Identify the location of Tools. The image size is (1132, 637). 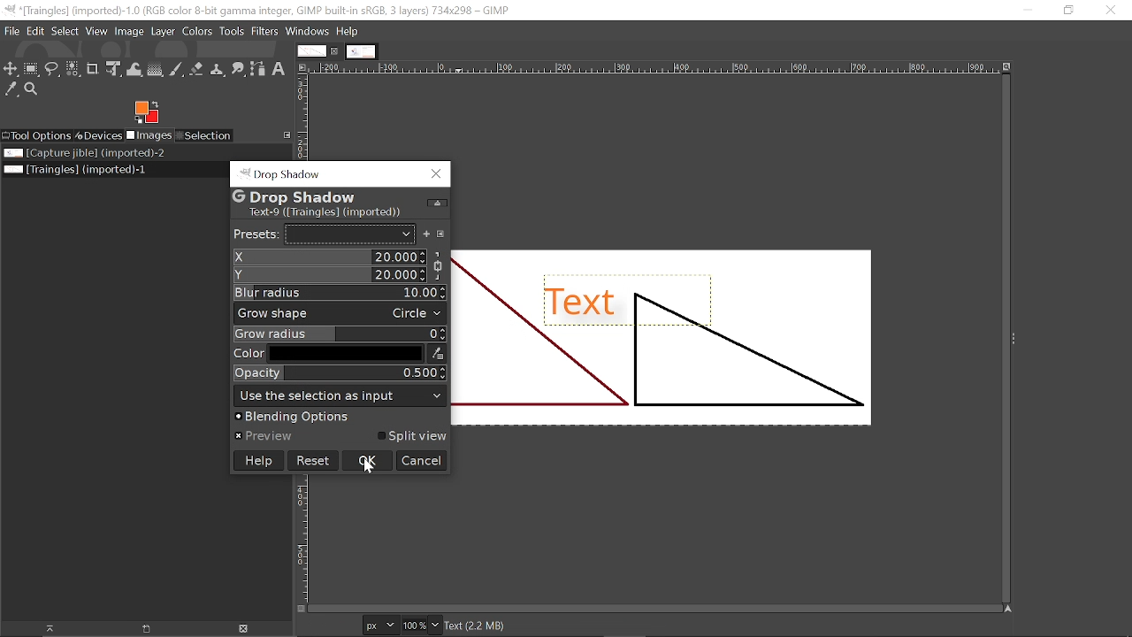
(232, 33).